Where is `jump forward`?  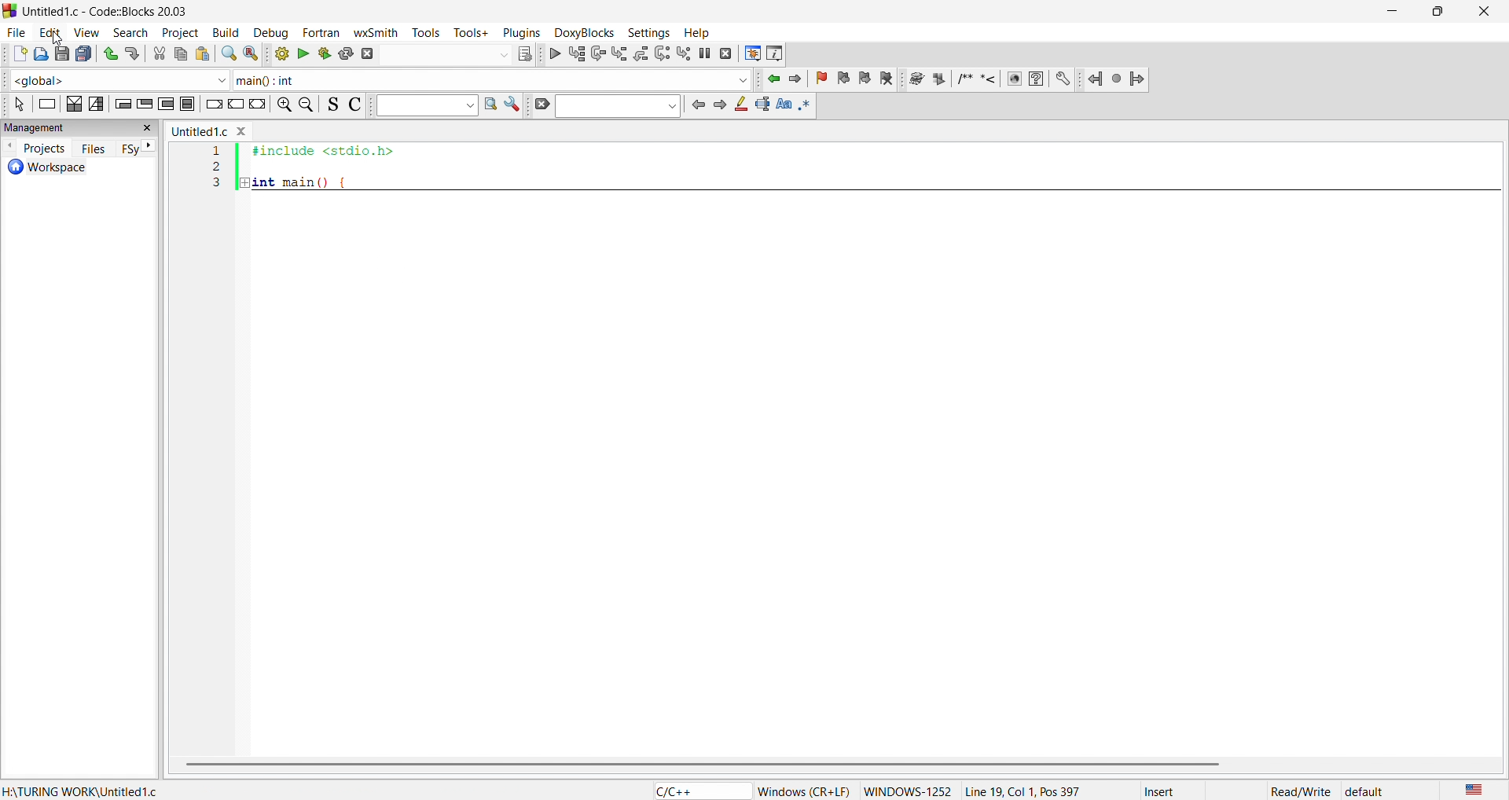
jump forward is located at coordinates (799, 79).